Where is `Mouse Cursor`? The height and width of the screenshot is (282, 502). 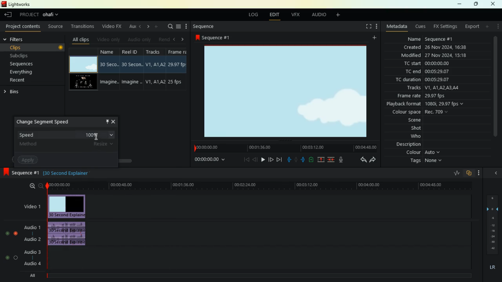 Mouse Cursor is located at coordinates (97, 138).